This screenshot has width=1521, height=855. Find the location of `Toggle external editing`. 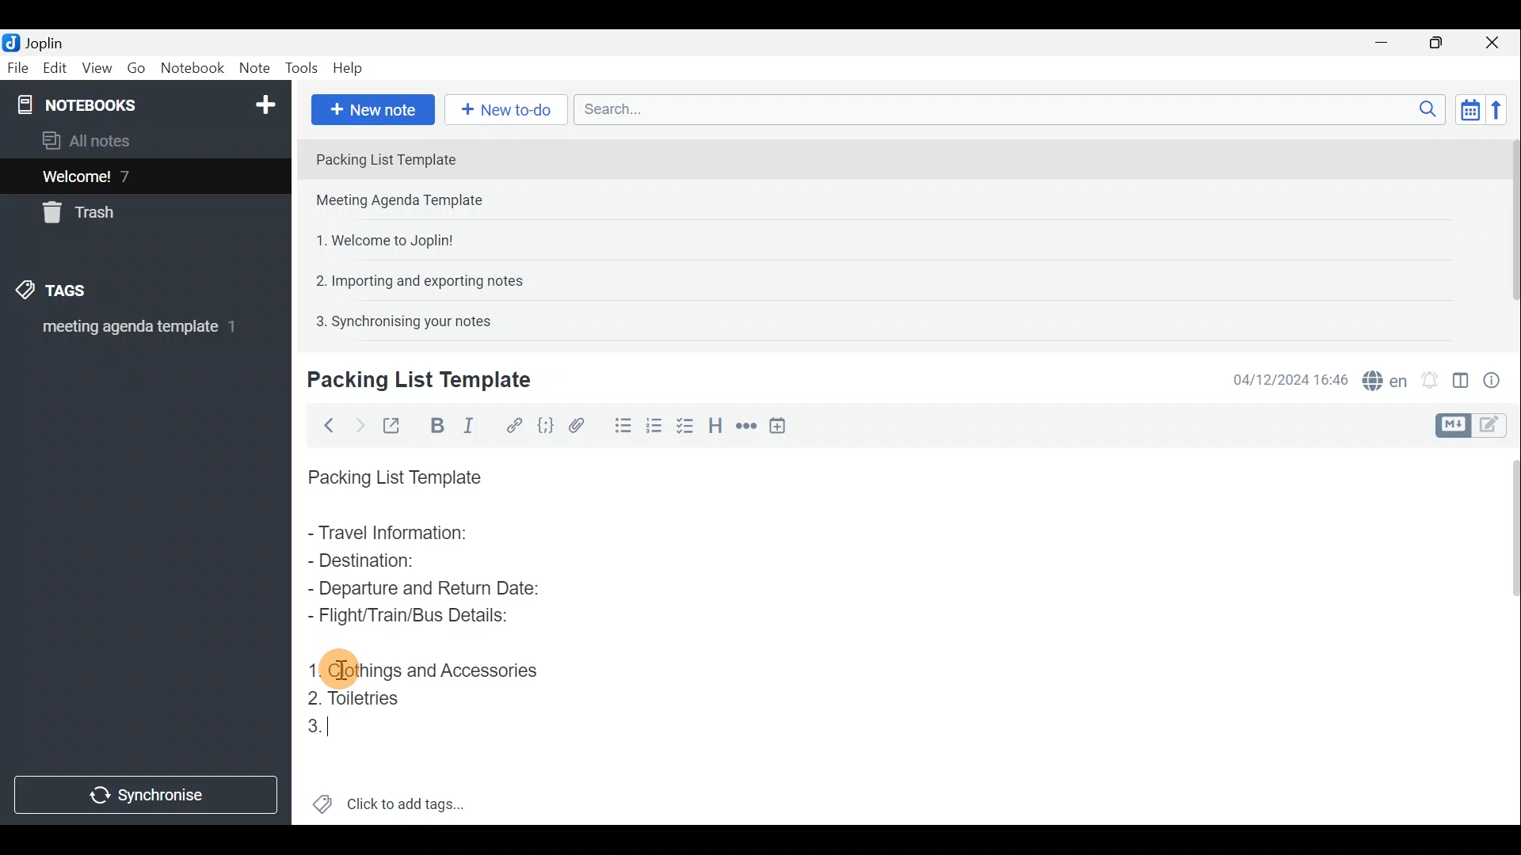

Toggle external editing is located at coordinates (393, 424).